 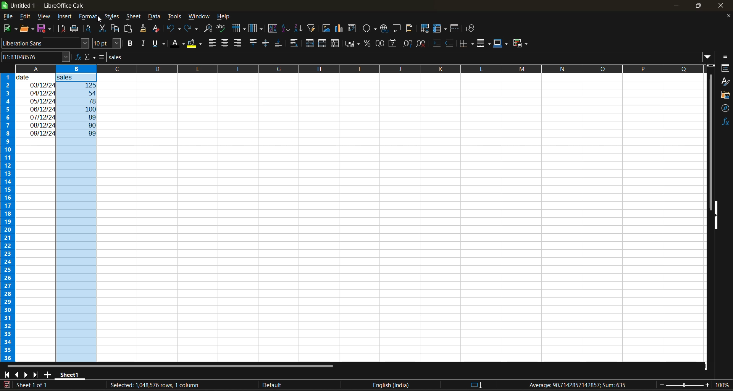 What do you see at coordinates (311, 43) in the screenshot?
I see `merge and center` at bounding box center [311, 43].